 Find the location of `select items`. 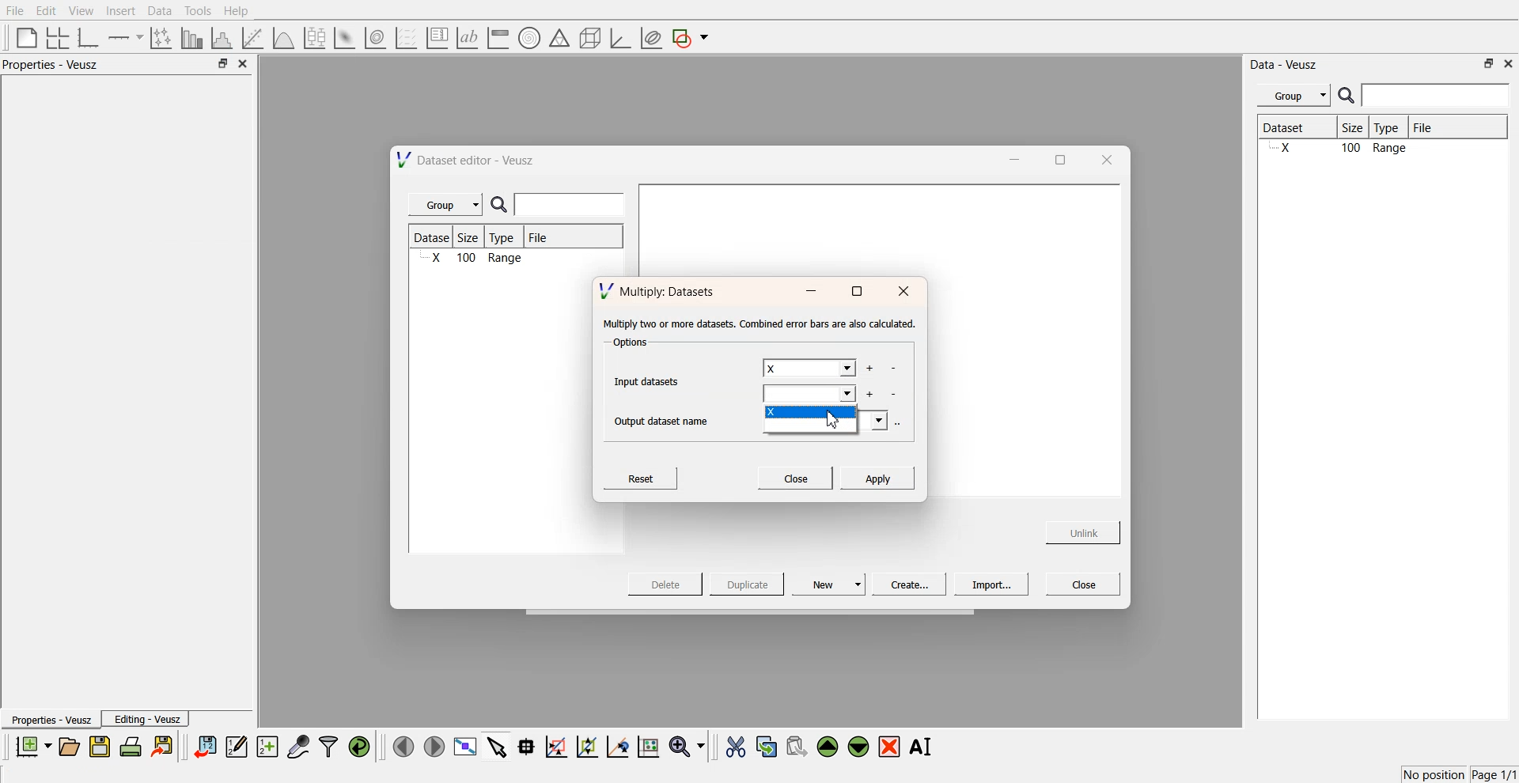

select items is located at coordinates (497, 746).